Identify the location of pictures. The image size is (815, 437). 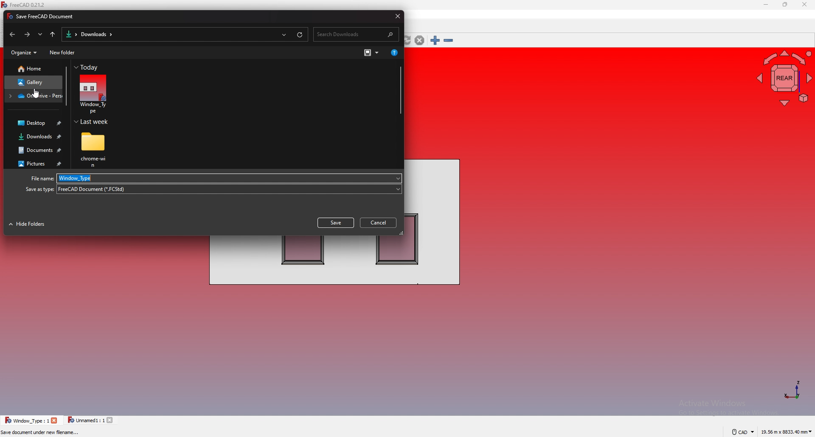
(36, 164).